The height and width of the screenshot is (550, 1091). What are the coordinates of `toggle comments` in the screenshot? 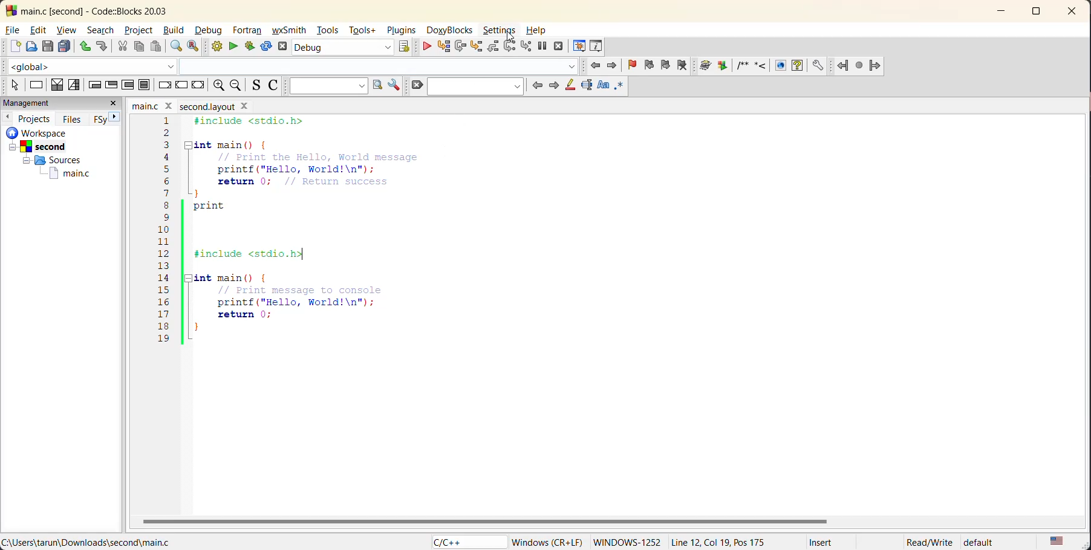 It's located at (275, 86).